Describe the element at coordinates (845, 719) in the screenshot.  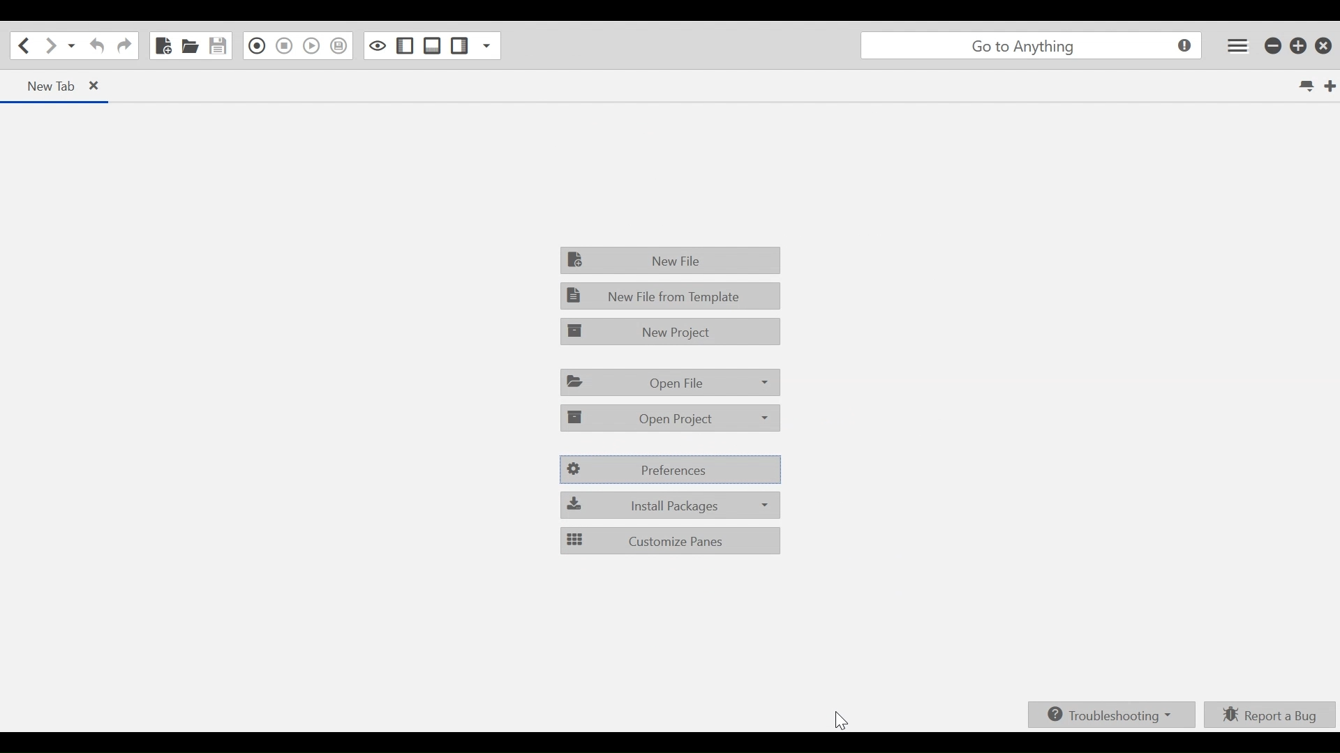
I see `cursor` at that location.